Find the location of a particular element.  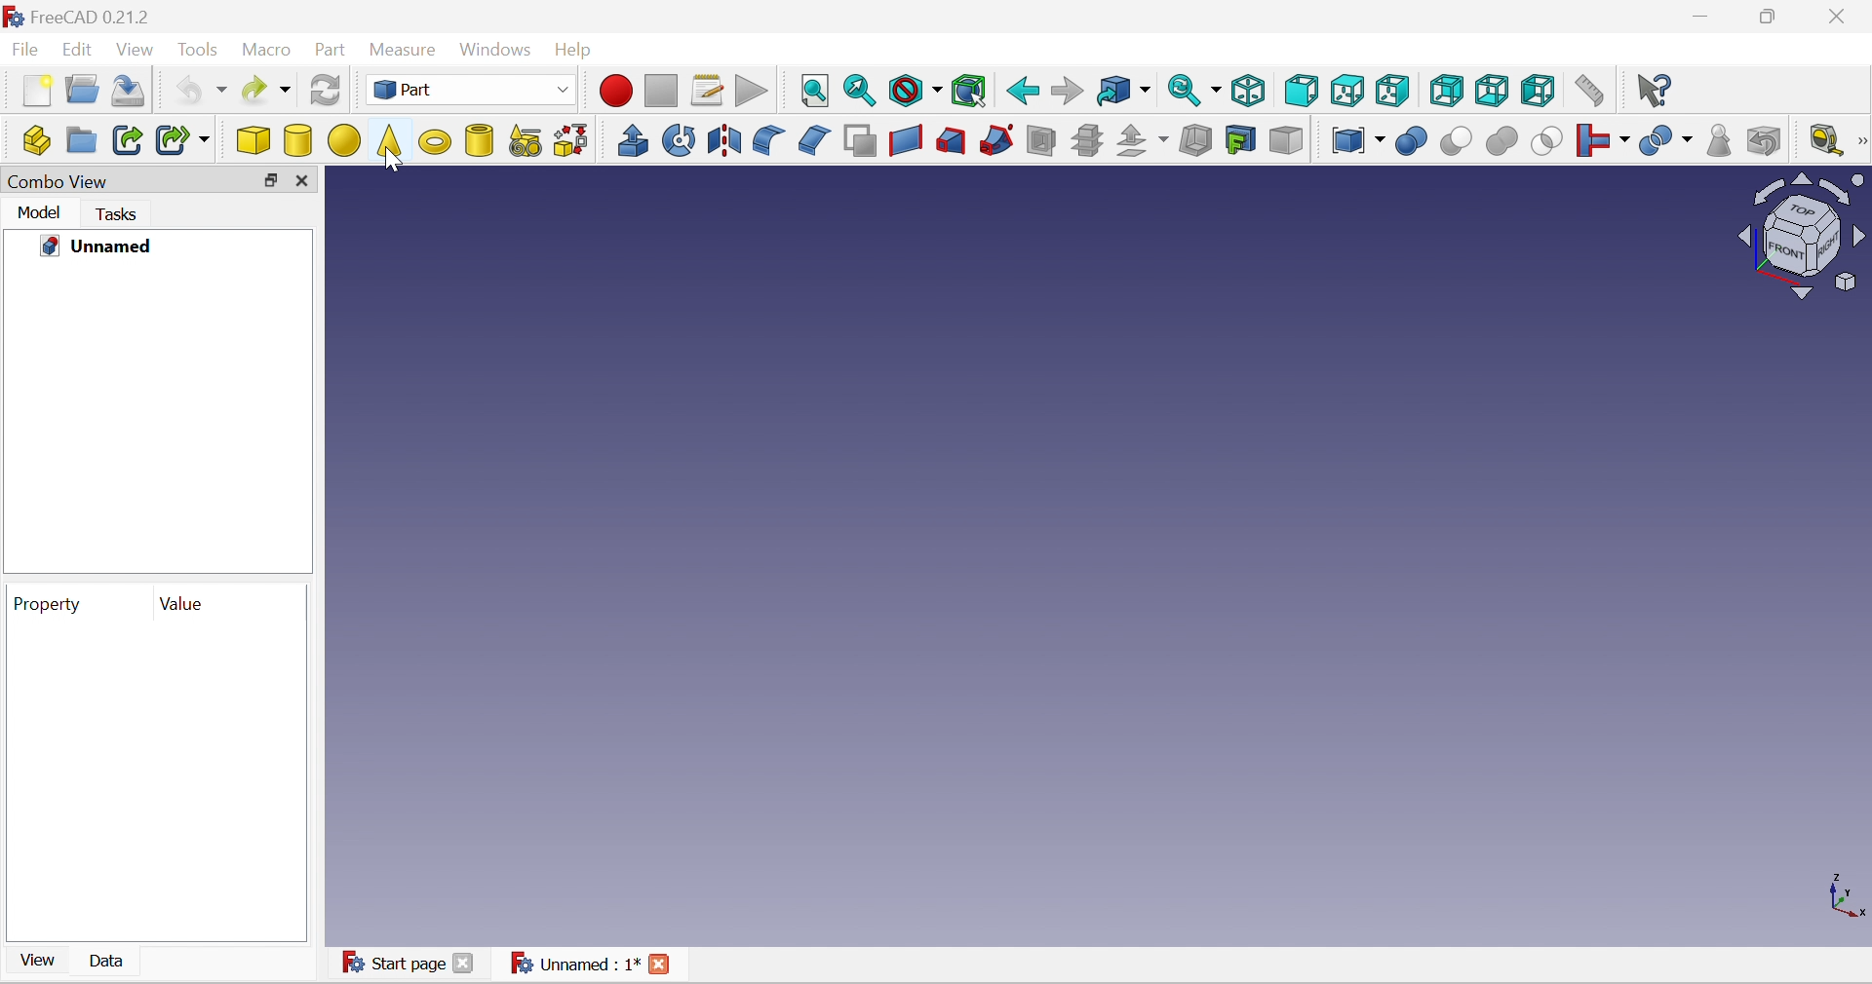

Measure is located at coordinates (404, 50).